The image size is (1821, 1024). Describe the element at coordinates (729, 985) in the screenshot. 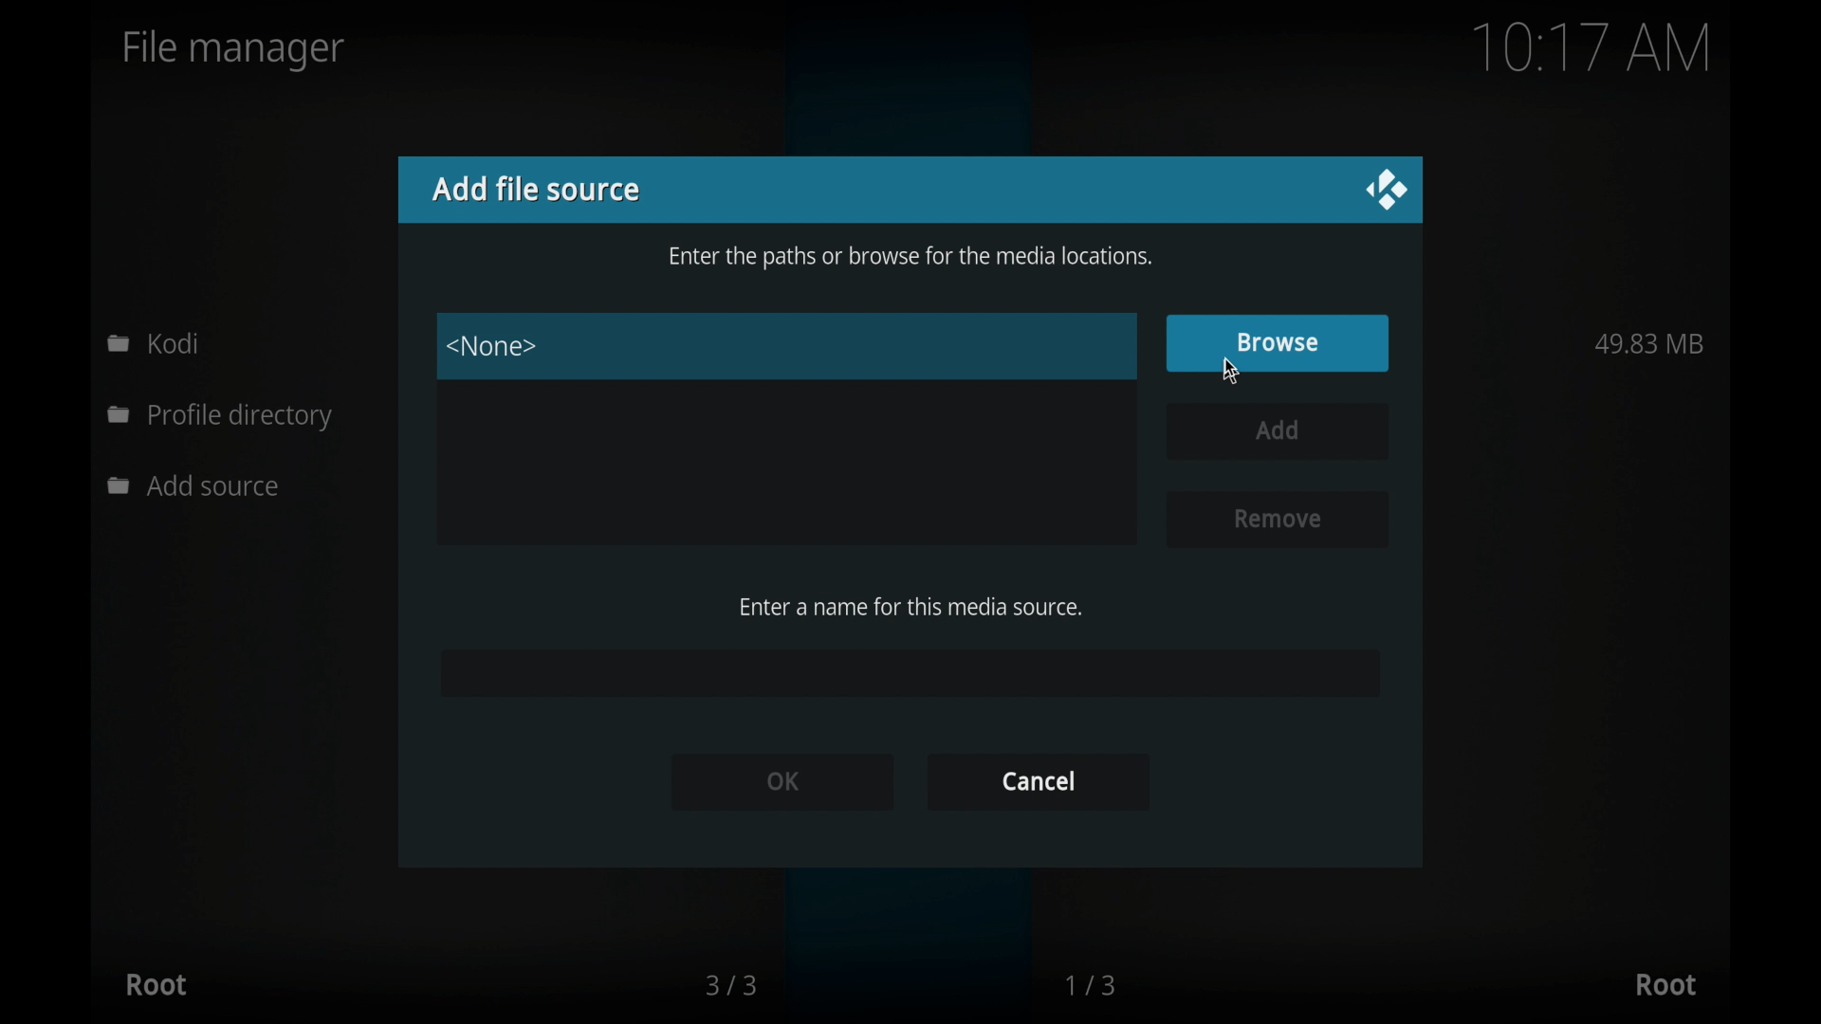

I see `3/3` at that location.